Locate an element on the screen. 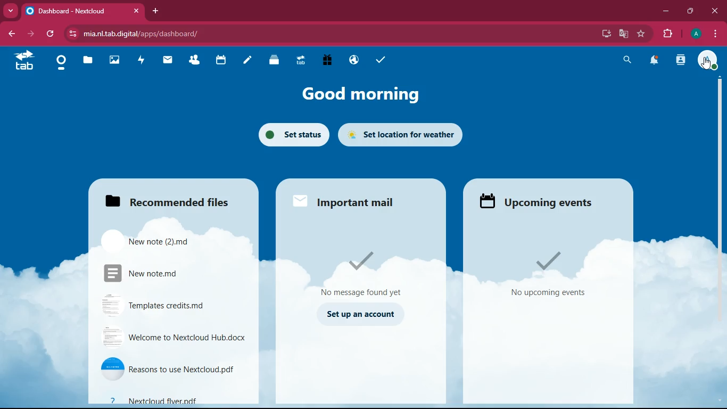  profile is located at coordinates (697, 34).